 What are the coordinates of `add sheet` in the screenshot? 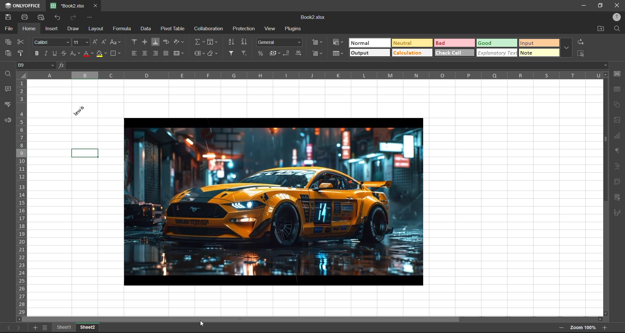 It's located at (44, 329).